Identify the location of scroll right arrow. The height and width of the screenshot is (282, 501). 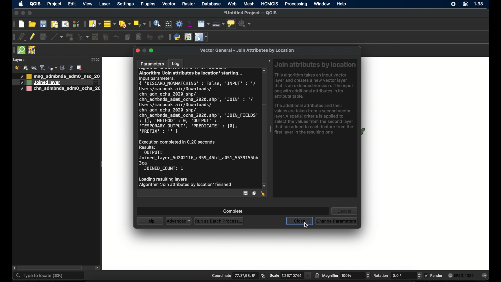
(99, 267).